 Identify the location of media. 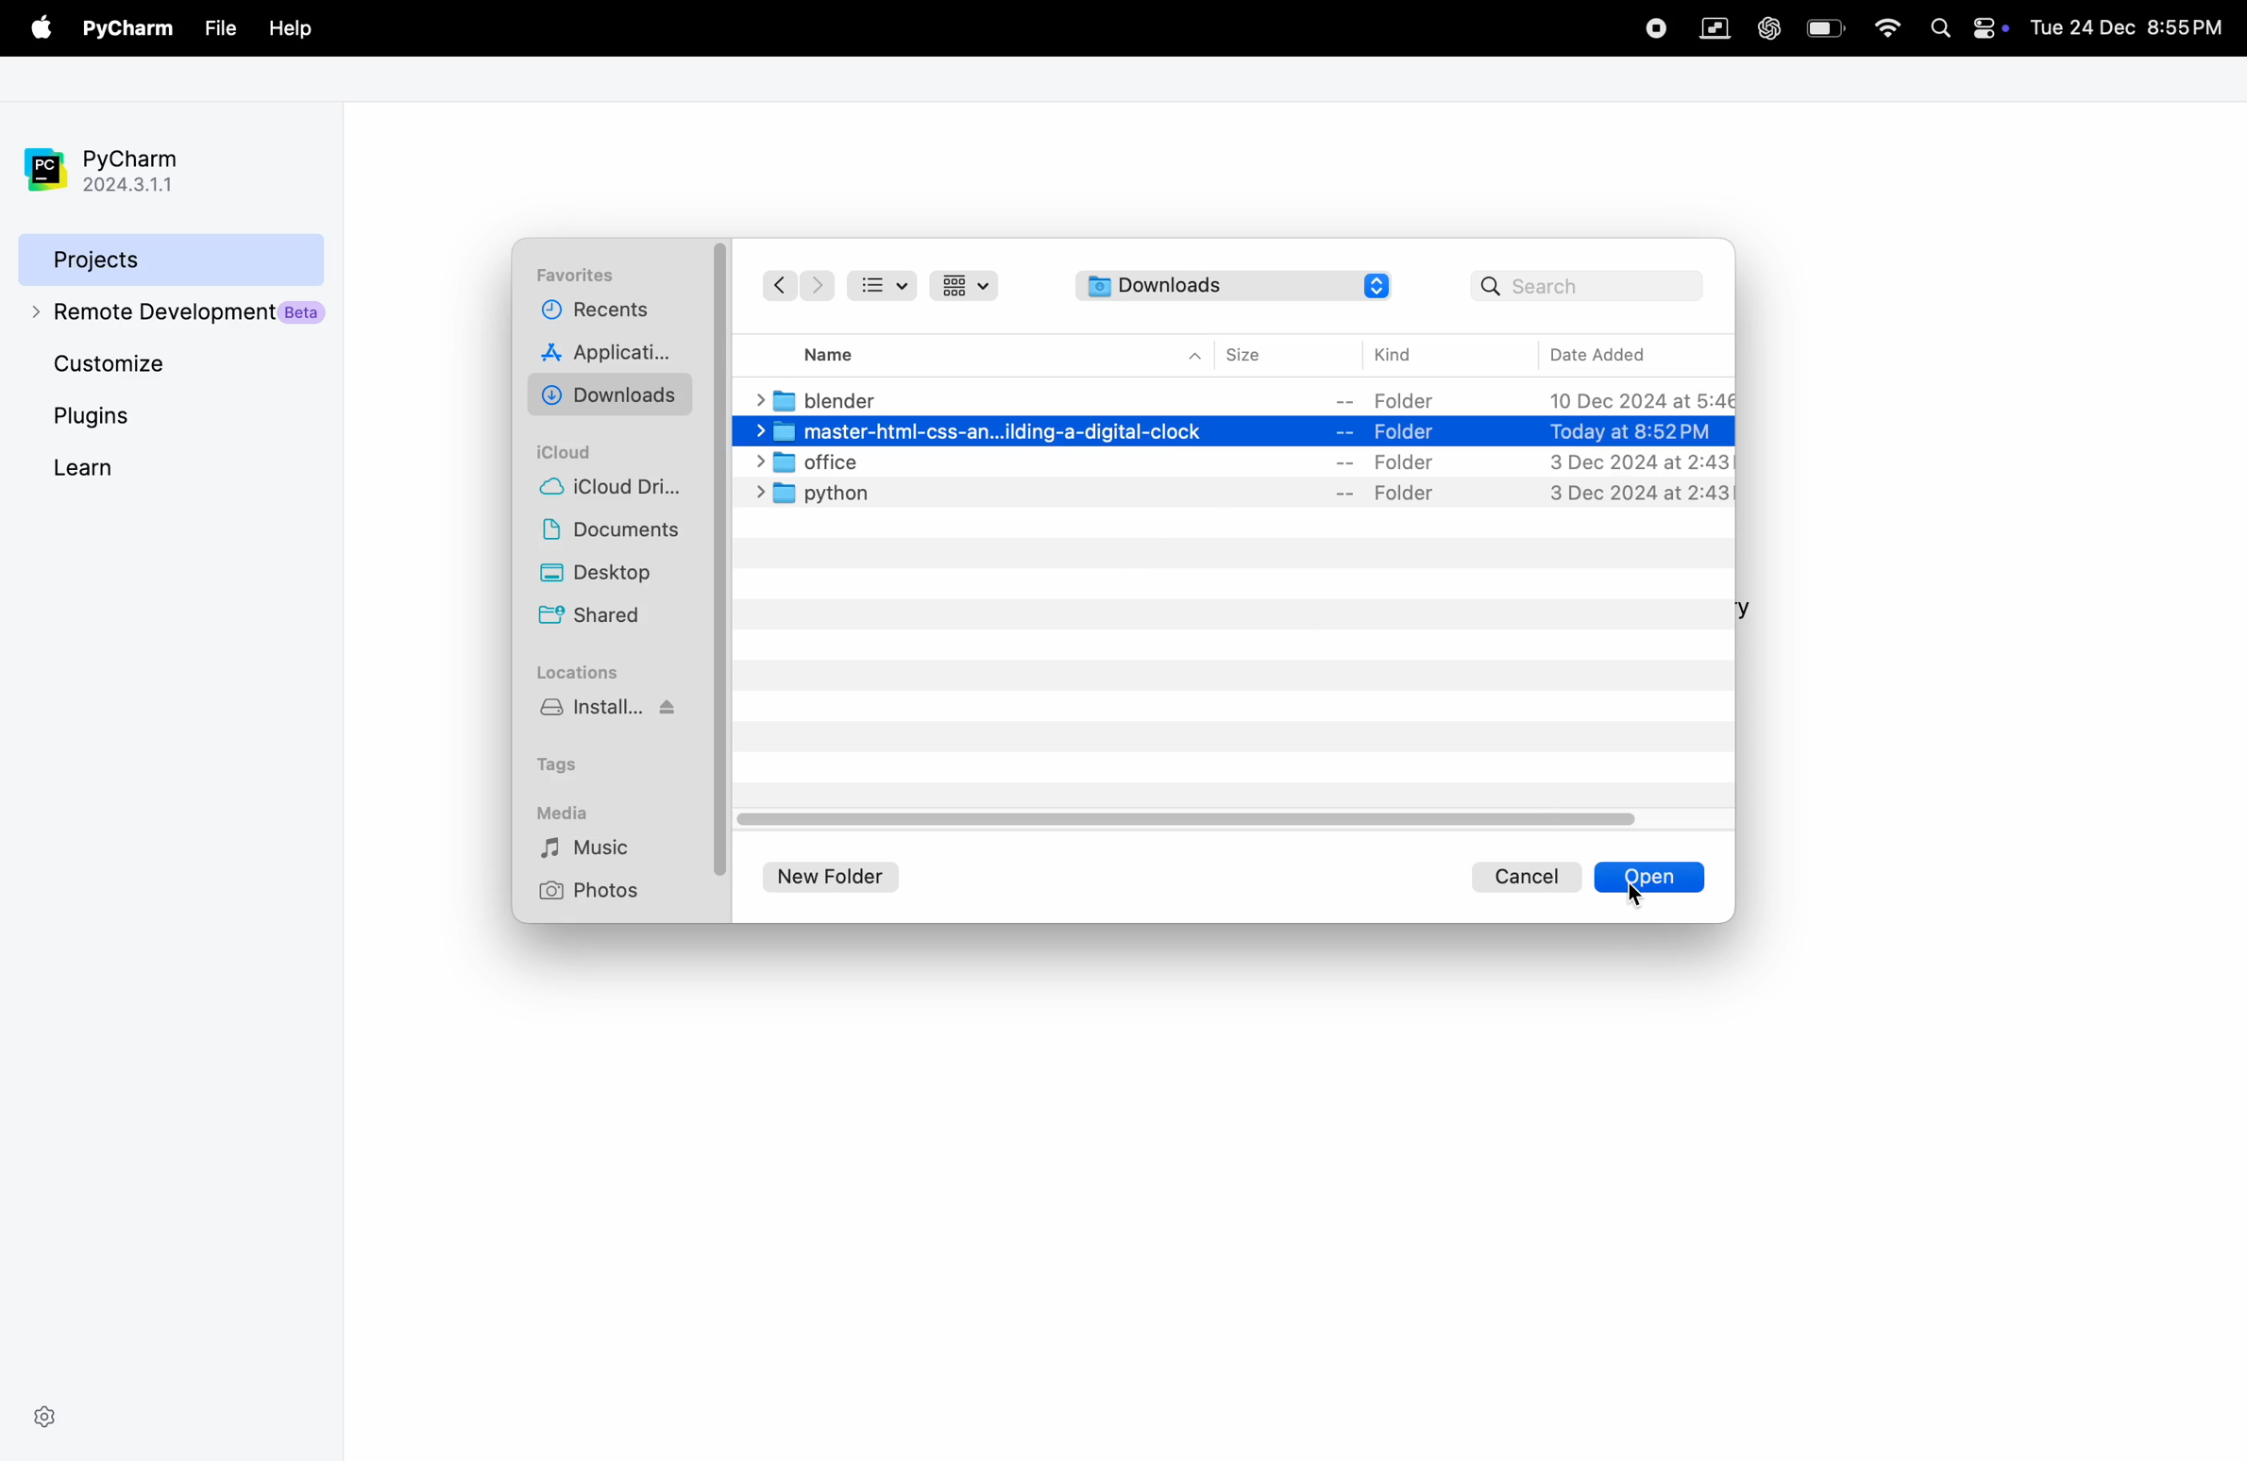
(567, 811).